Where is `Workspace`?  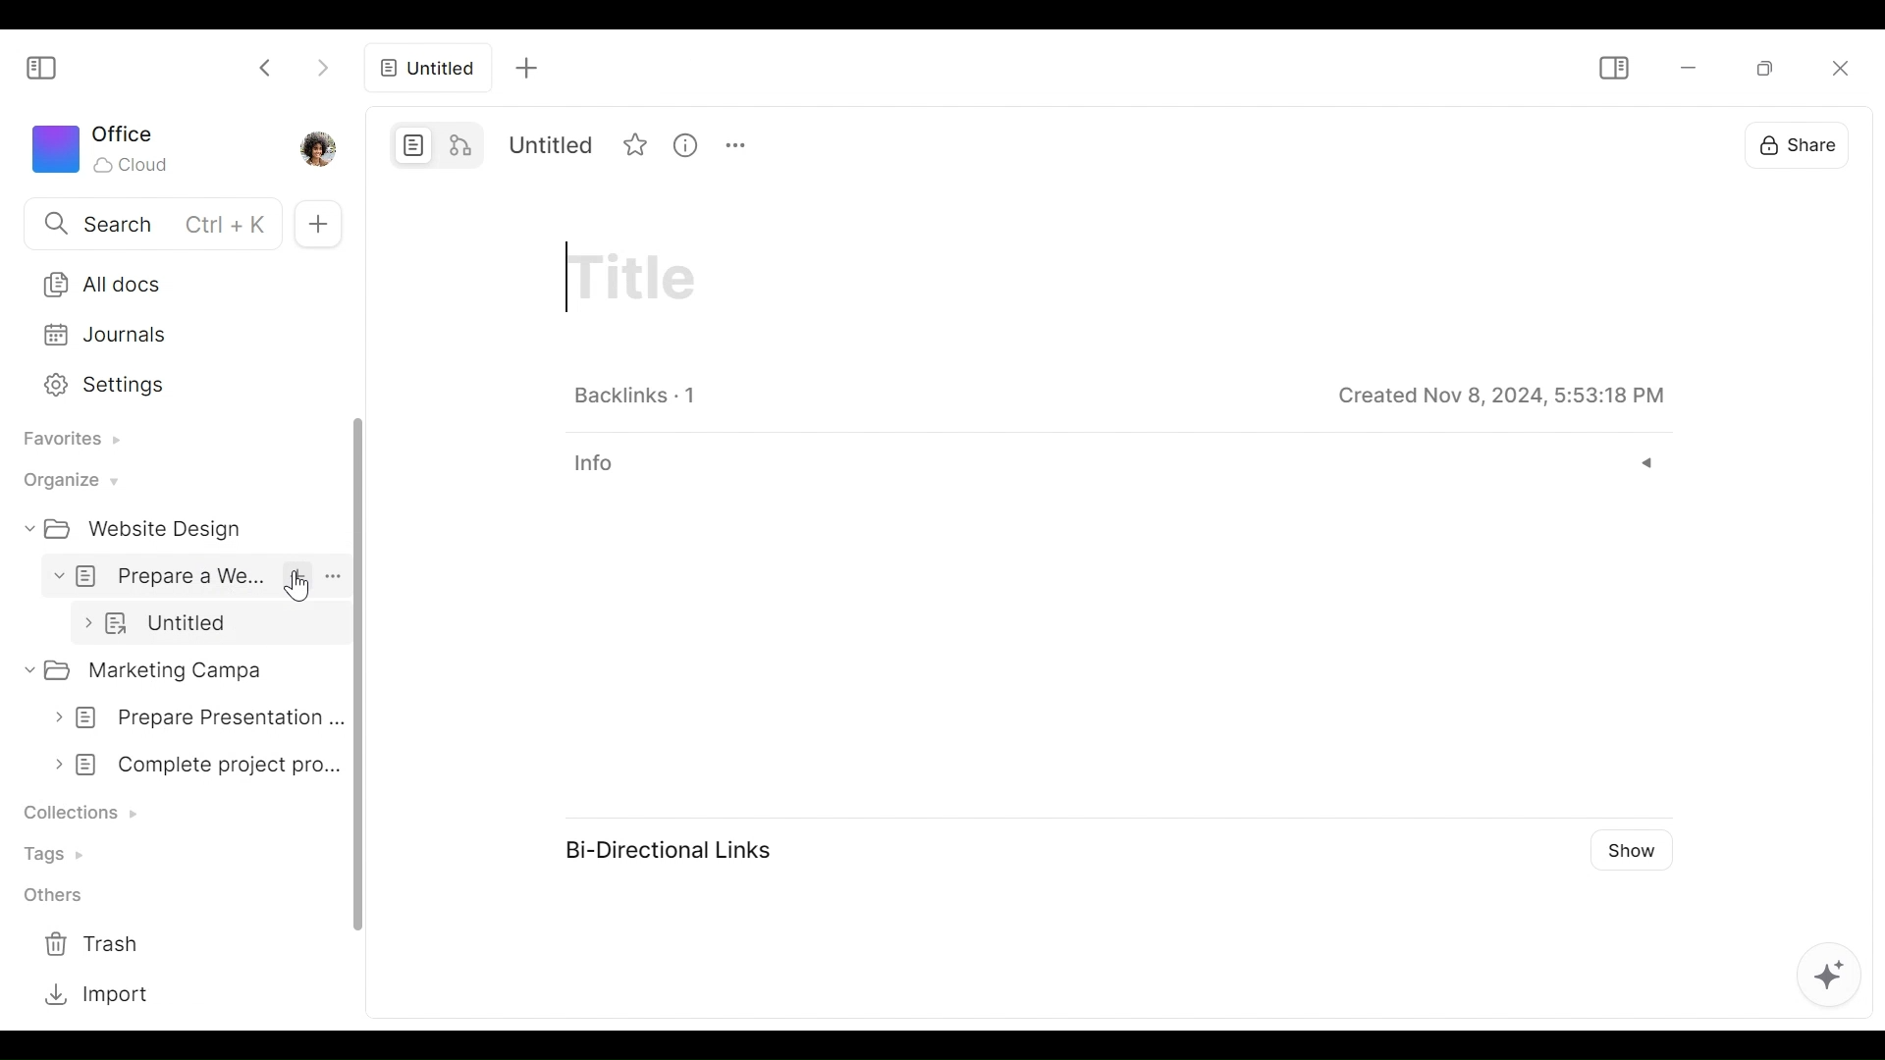
Workspace is located at coordinates (101, 148).